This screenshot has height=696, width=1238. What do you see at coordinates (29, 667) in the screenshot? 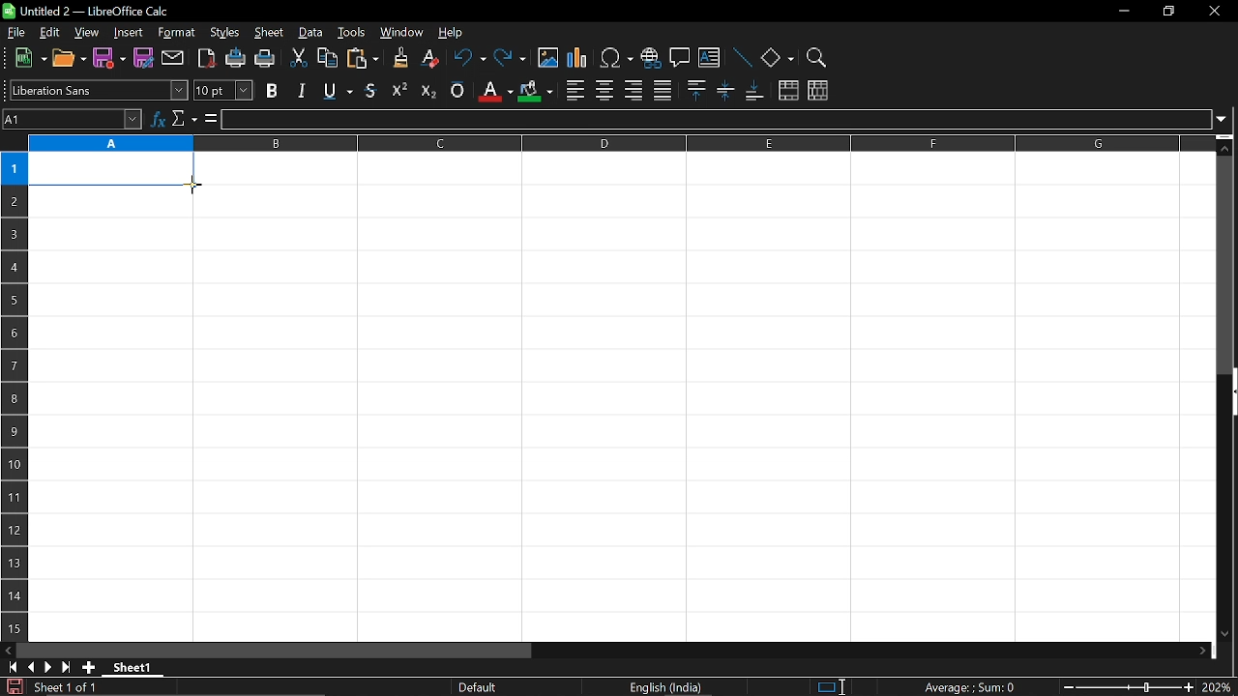
I see `previous sheet` at bounding box center [29, 667].